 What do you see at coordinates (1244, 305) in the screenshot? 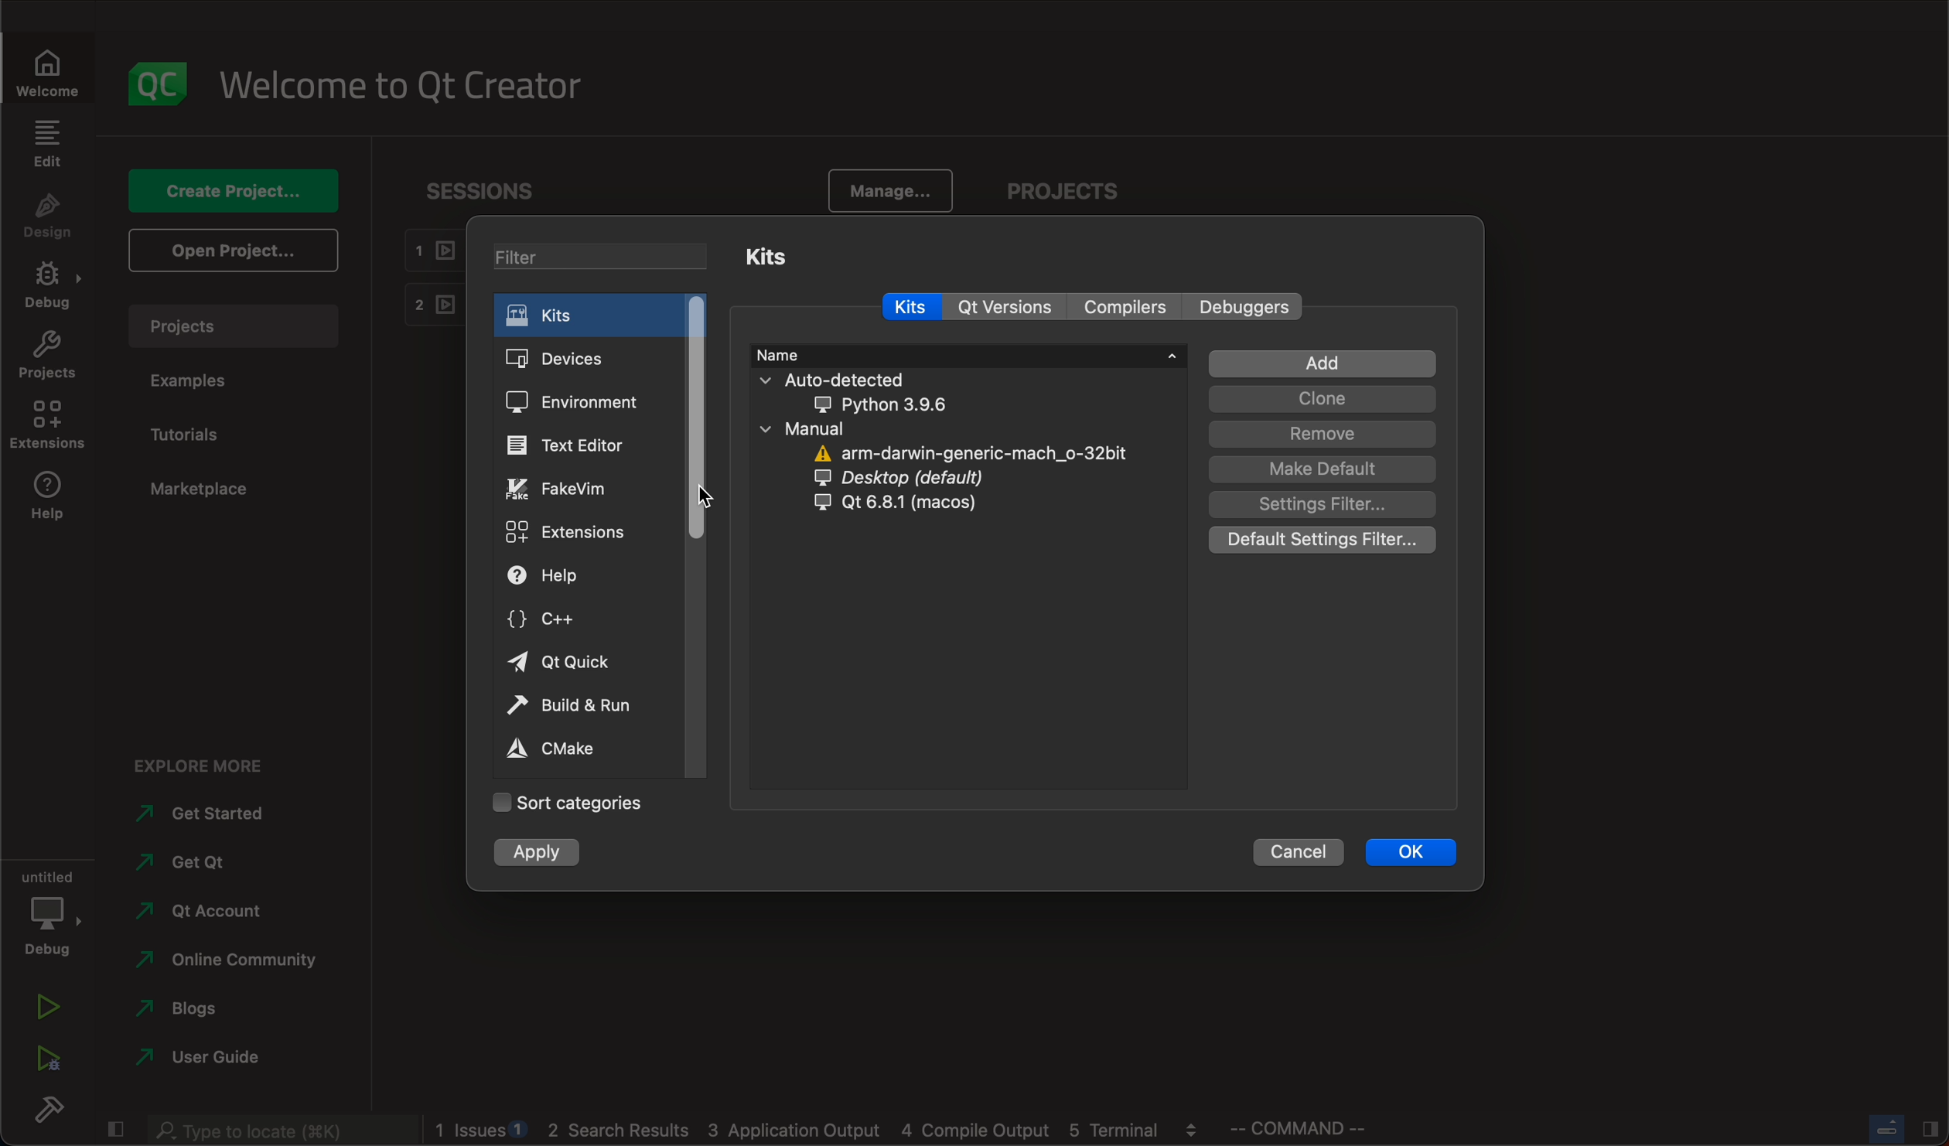
I see `` at bounding box center [1244, 305].